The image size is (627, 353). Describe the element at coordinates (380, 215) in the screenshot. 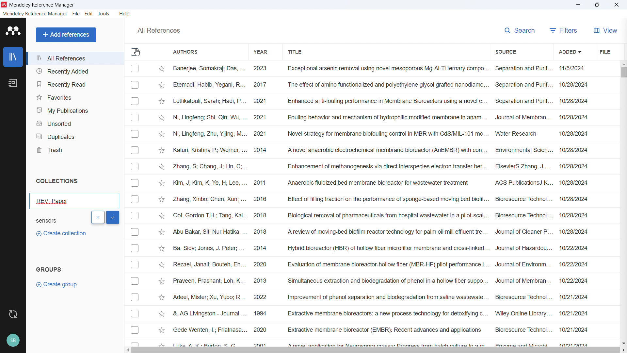

I see `Ooi, Gordon T.H.; Tang, Kai... 2018 Biological removal of pharmaceuticals from hospital wastewater in a pilot-scal... Bioresource Technol... 10/28/2024` at that location.